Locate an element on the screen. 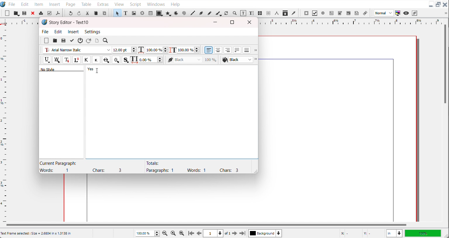 The height and width of the screenshot is (238, 449). Shape is located at coordinates (160, 13).